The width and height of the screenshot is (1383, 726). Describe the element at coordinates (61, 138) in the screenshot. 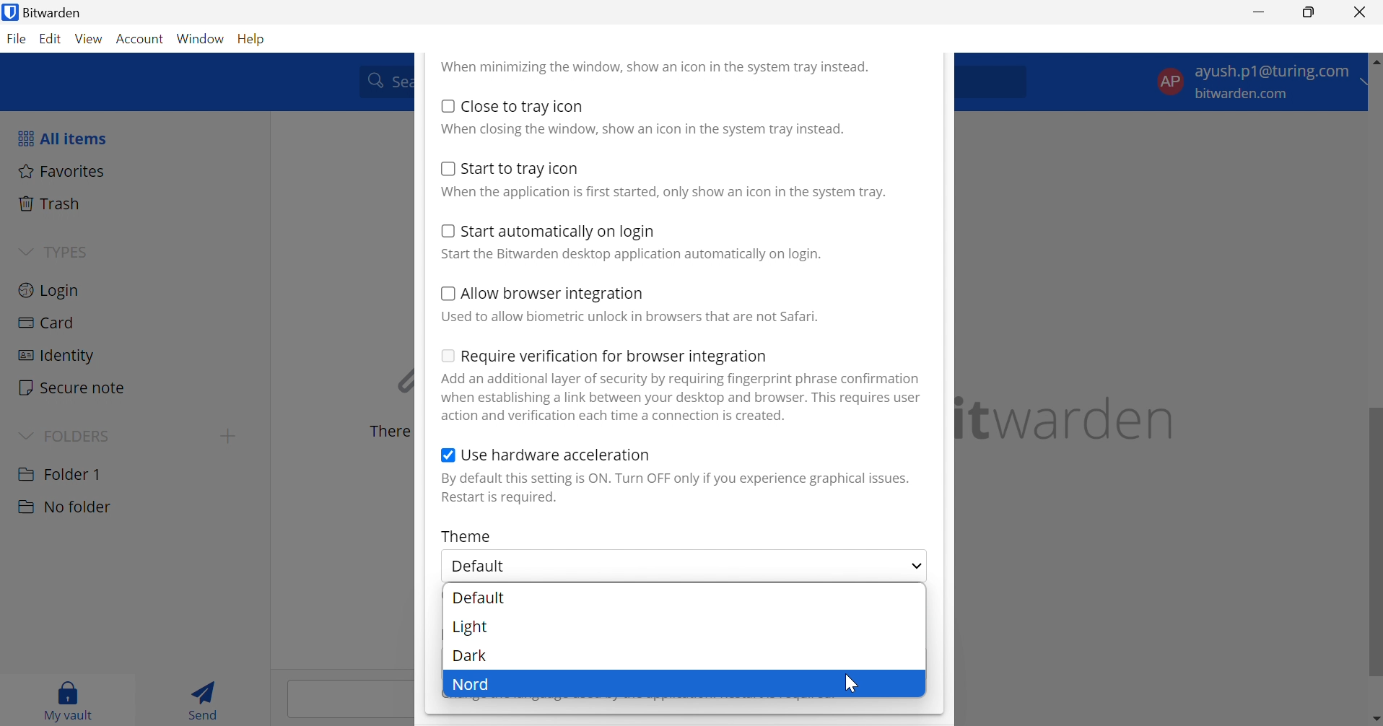

I see `All items` at that location.